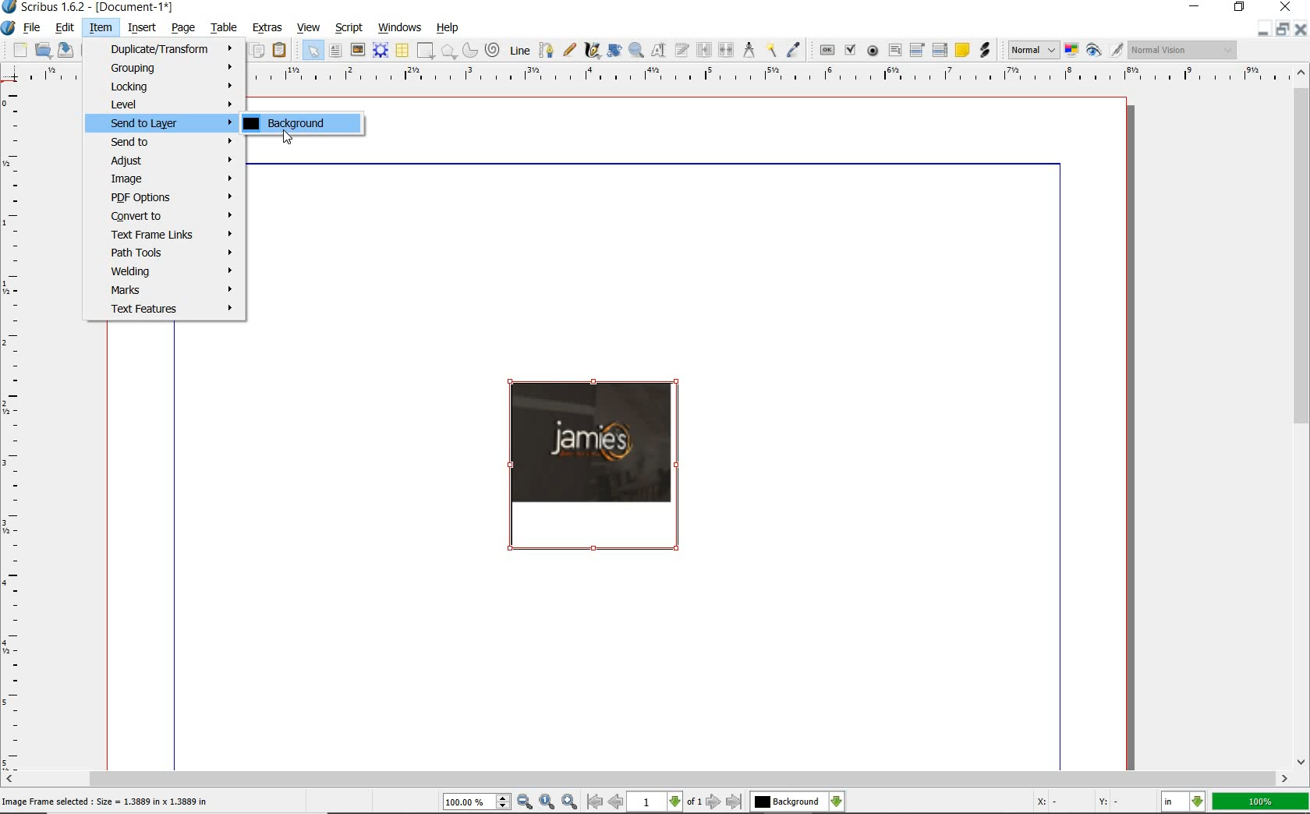 Image resolution: width=1310 pixels, height=814 pixels. Describe the element at coordinates (1103, 49) in the screenshot. I see `preview mode` at that location.